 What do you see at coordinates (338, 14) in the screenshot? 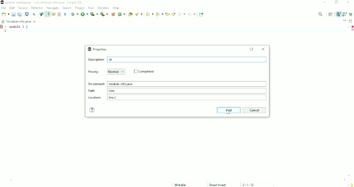
I see `Java` at bounding box center [338, 14].